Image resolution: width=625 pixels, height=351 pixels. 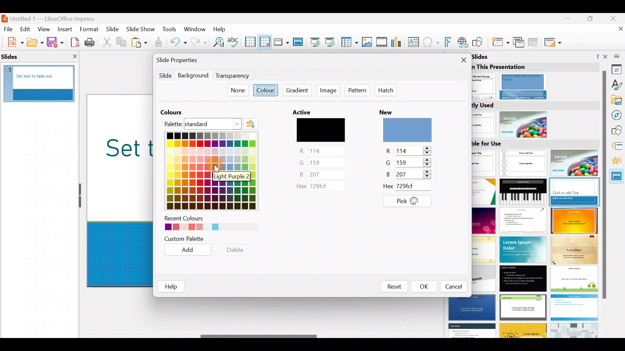 What do you see at coordinates (350, 43) in the screenshot?
I see `Table` at bounding box center [350, 43].